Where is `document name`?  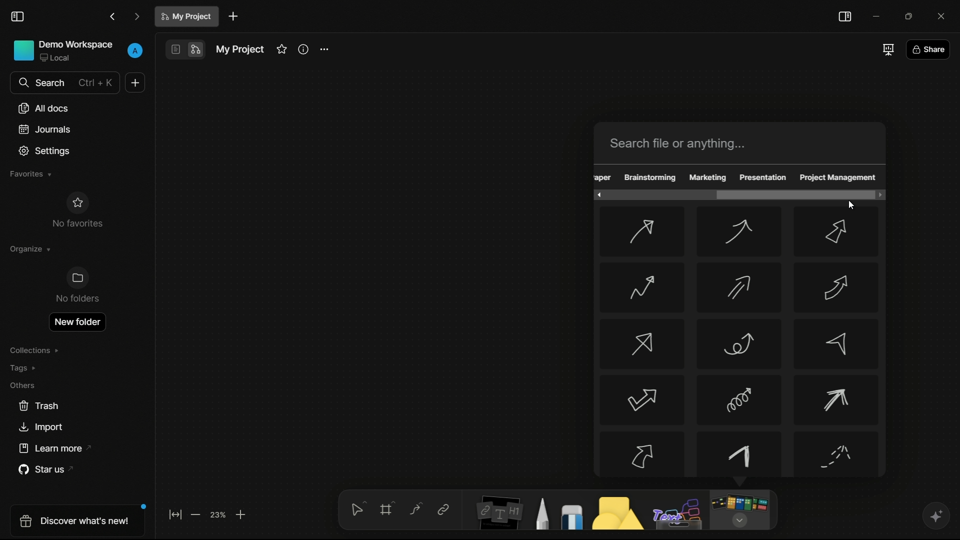
document name is located at coordinates (188, 16).